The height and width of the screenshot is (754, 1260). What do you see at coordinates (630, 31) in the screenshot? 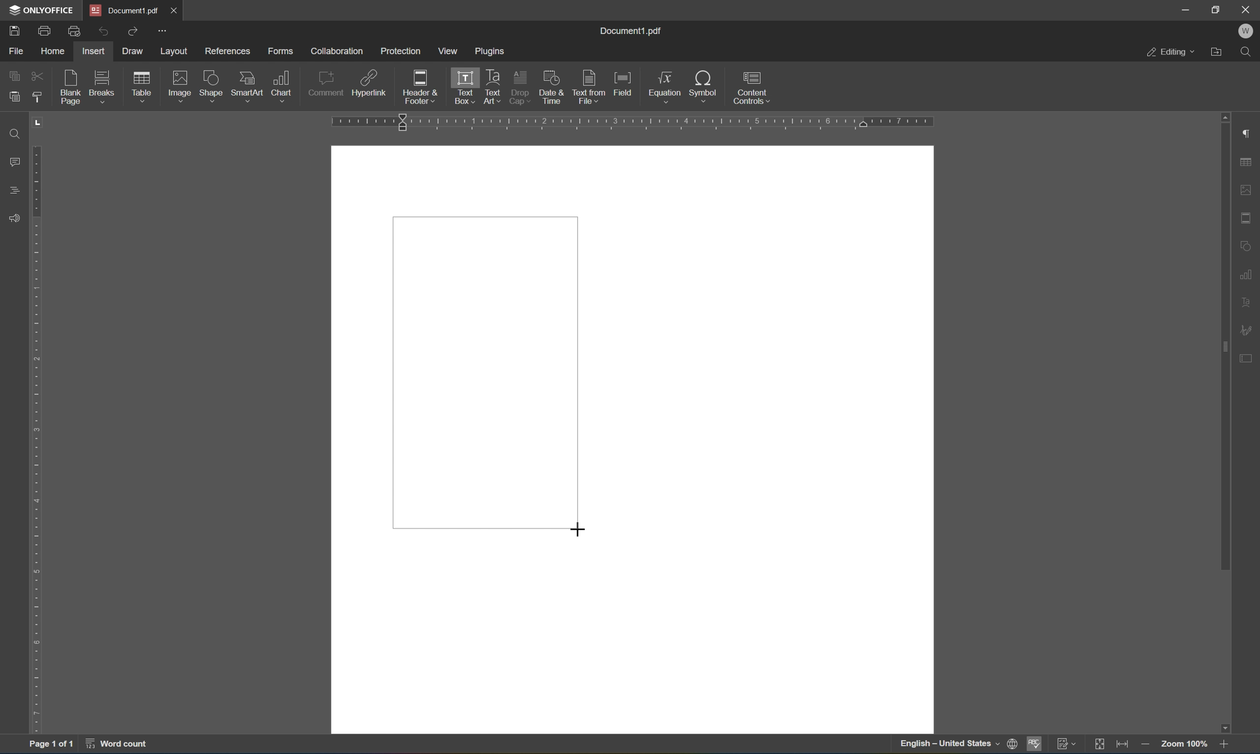
I see `document1.pdf` at bounding box center [630, 31].